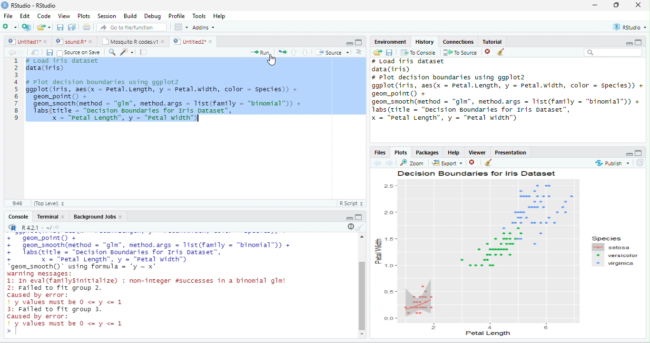 This screenshot has width=650, height=343. I want to click on RStudio, so click(630, 27).